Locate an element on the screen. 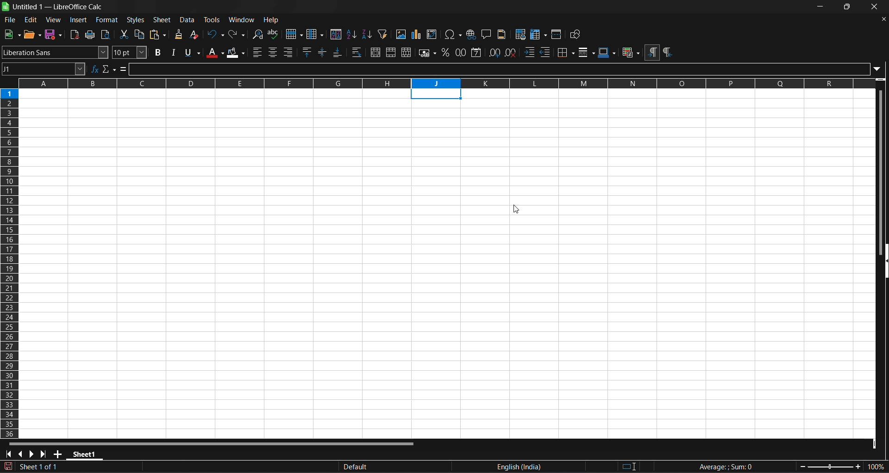 Image resolution: width=889 pixels, height=473 pixels. data is located at coordinates (188, 19).